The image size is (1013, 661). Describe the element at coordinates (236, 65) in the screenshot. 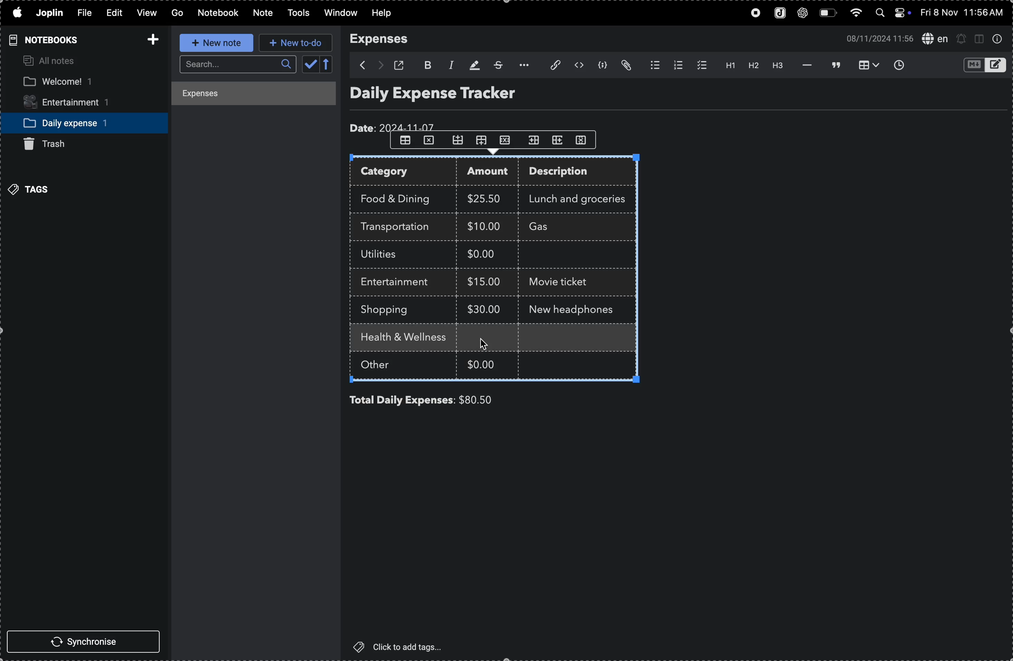

I see `search bar` at that location.